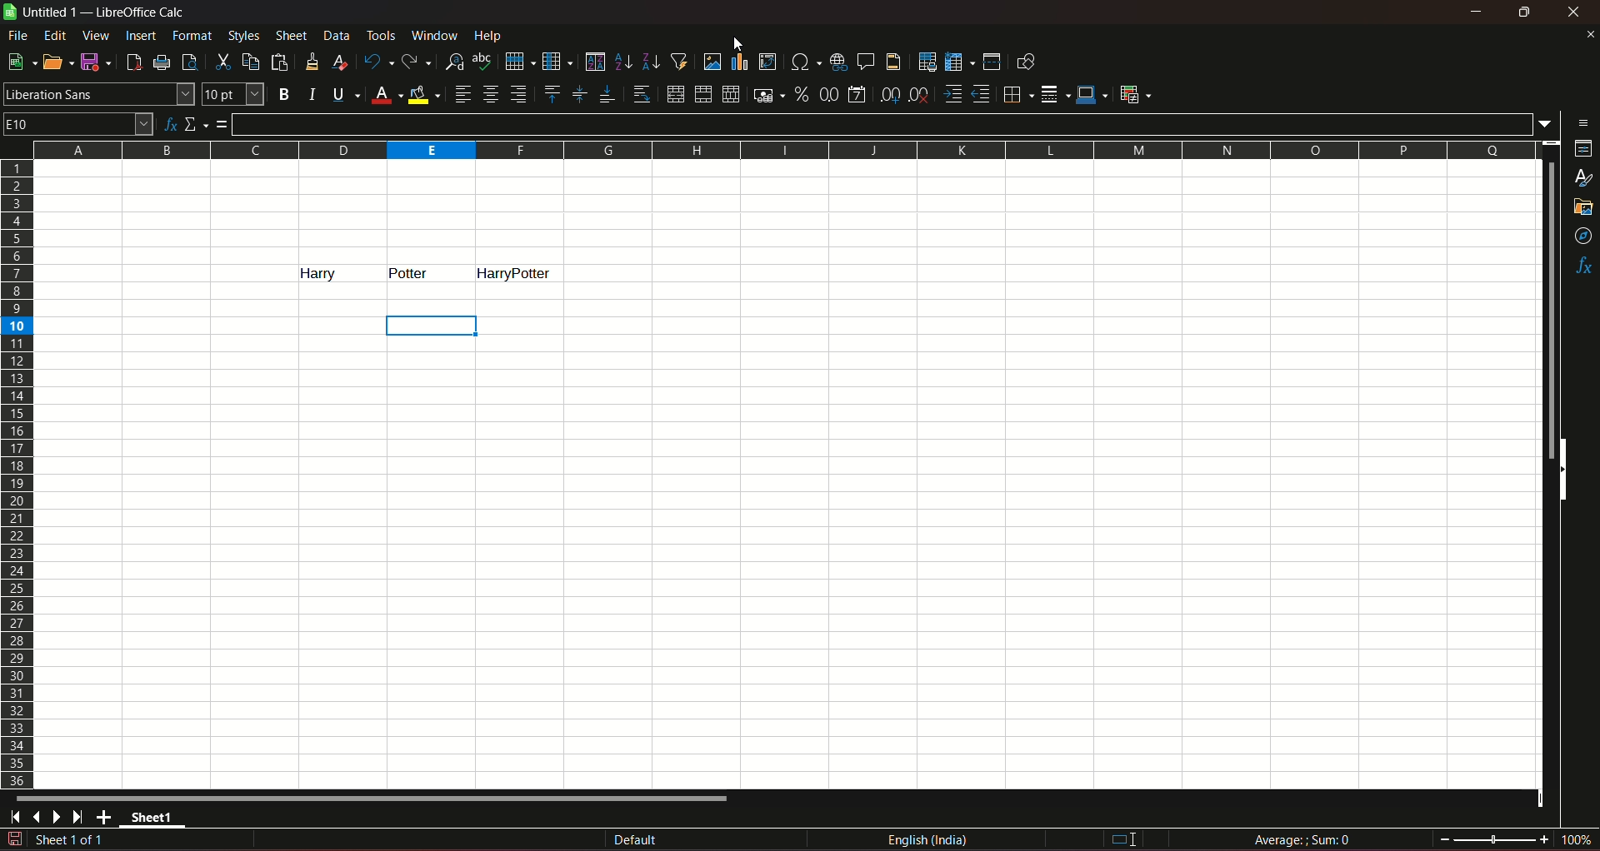 This screenshot has height=851, width=1600. What do you see at coordinates (54, 62) in the screenshot?
I see `open` at bounding box center [54, 62].